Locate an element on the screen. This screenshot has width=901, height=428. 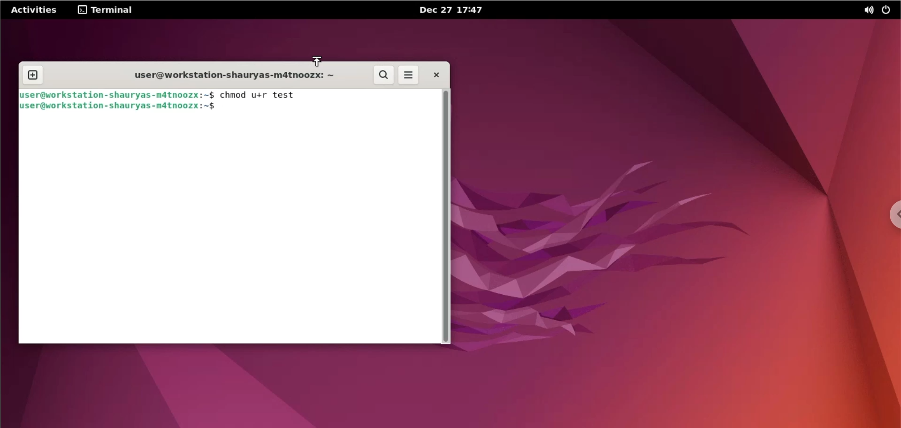
chrome options is located at coordinates (890, 214).